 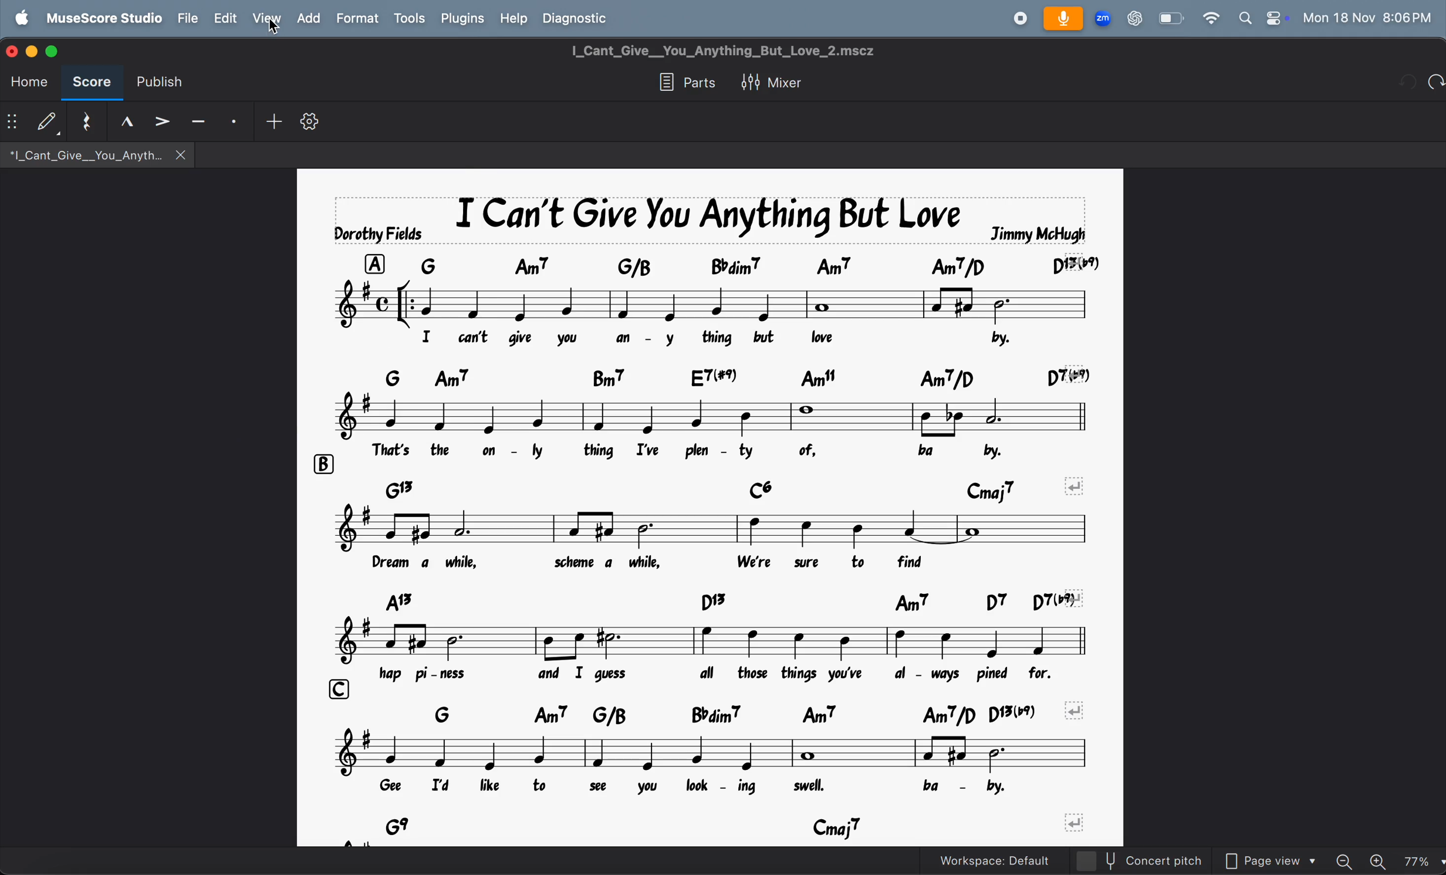 I want to click on publish, so click(x=158, y=79).